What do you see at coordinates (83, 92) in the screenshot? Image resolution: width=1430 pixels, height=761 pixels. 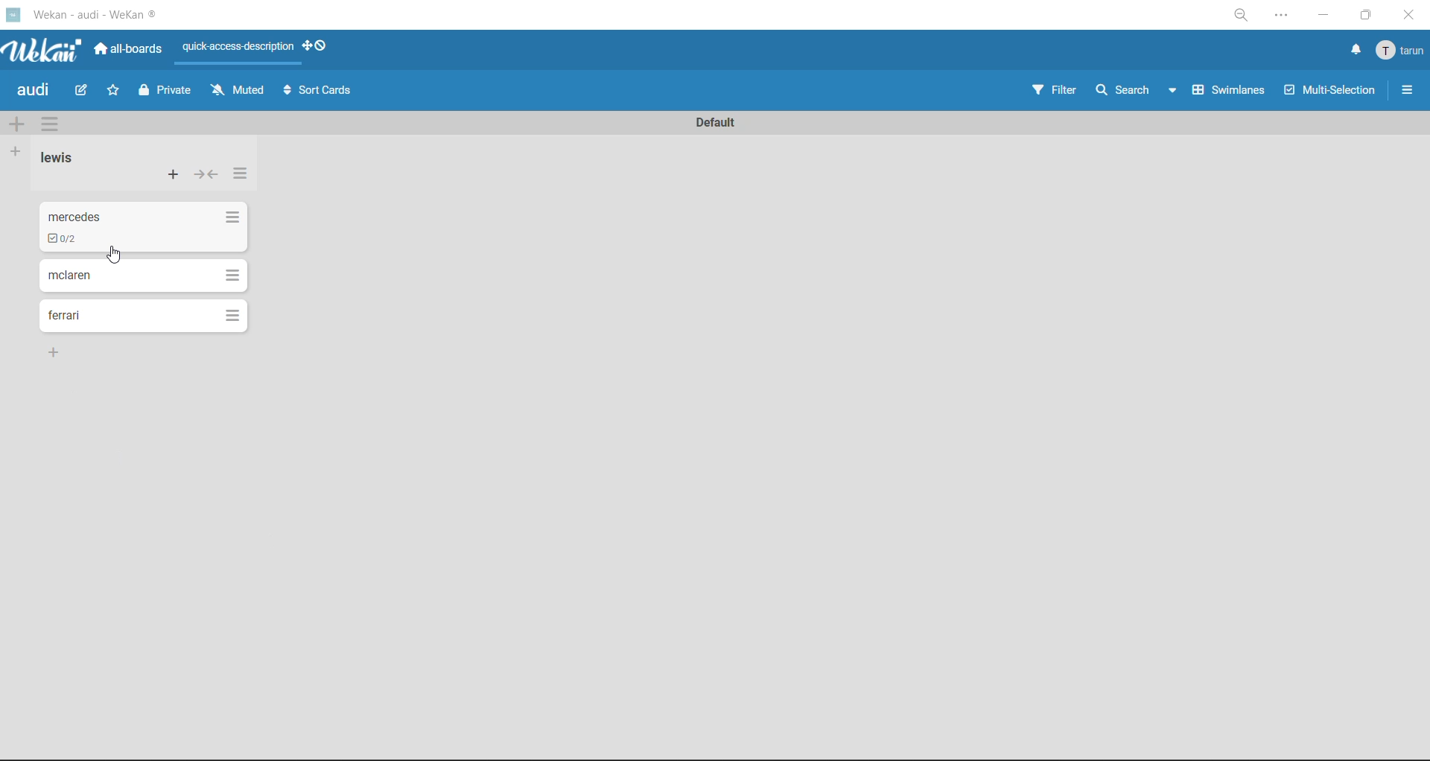 I see `edit` at bounding box center [83, 92].